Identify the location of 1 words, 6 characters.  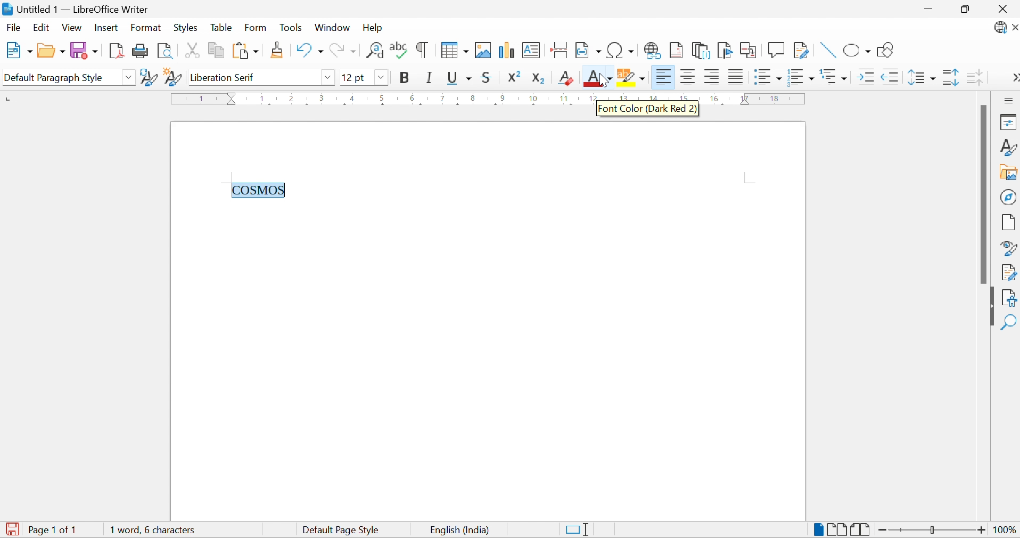
(156, 529).